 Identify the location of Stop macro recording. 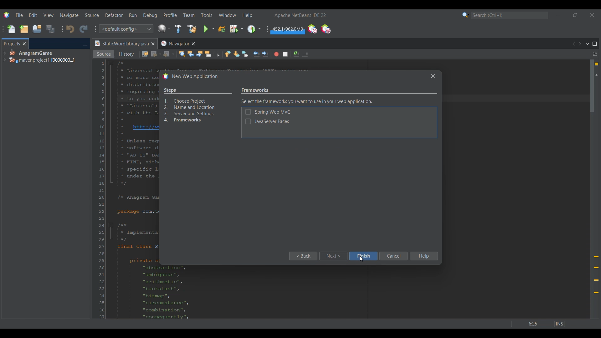
(285, 54).